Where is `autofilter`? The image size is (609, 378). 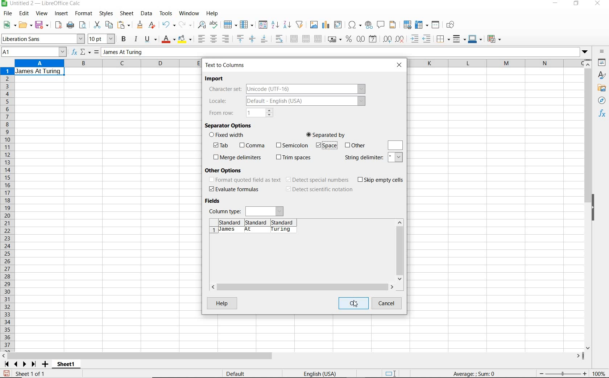
autofilter is located at coordinates (299, 25).